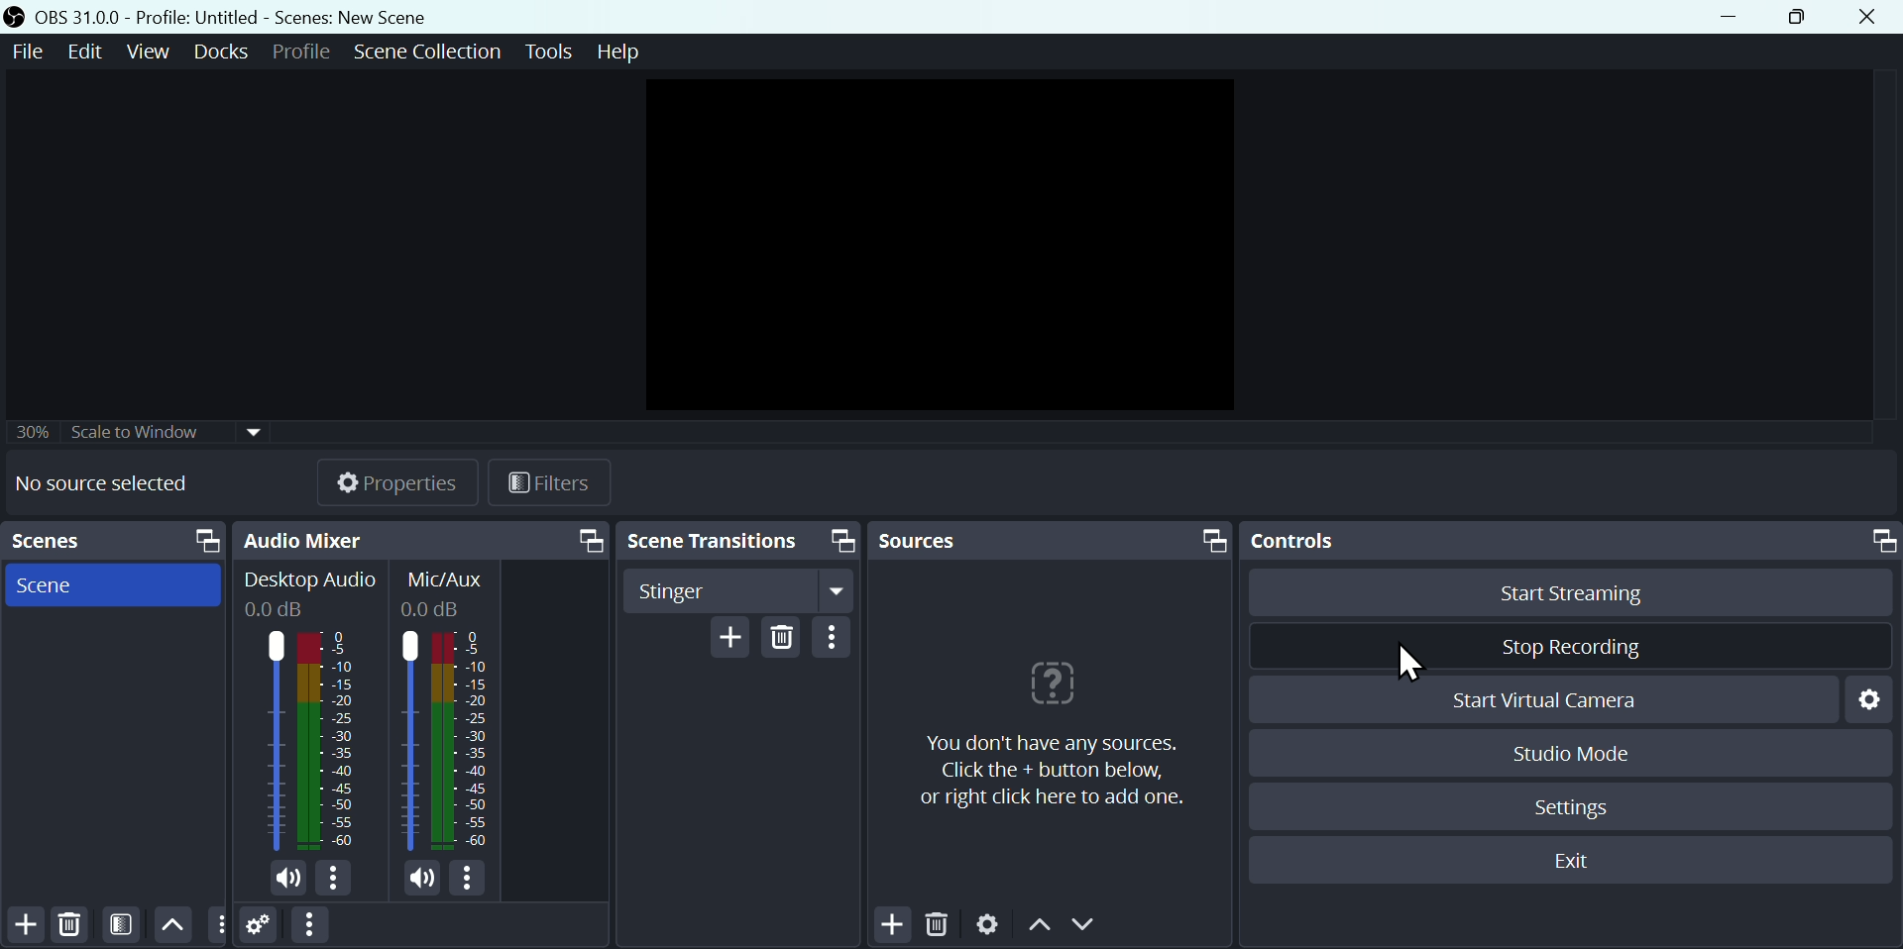 This screenshot has width=1903, height=949. Describe the element at coordinates (714, 541) in the screenshot. I see `Scene transition` at that location.